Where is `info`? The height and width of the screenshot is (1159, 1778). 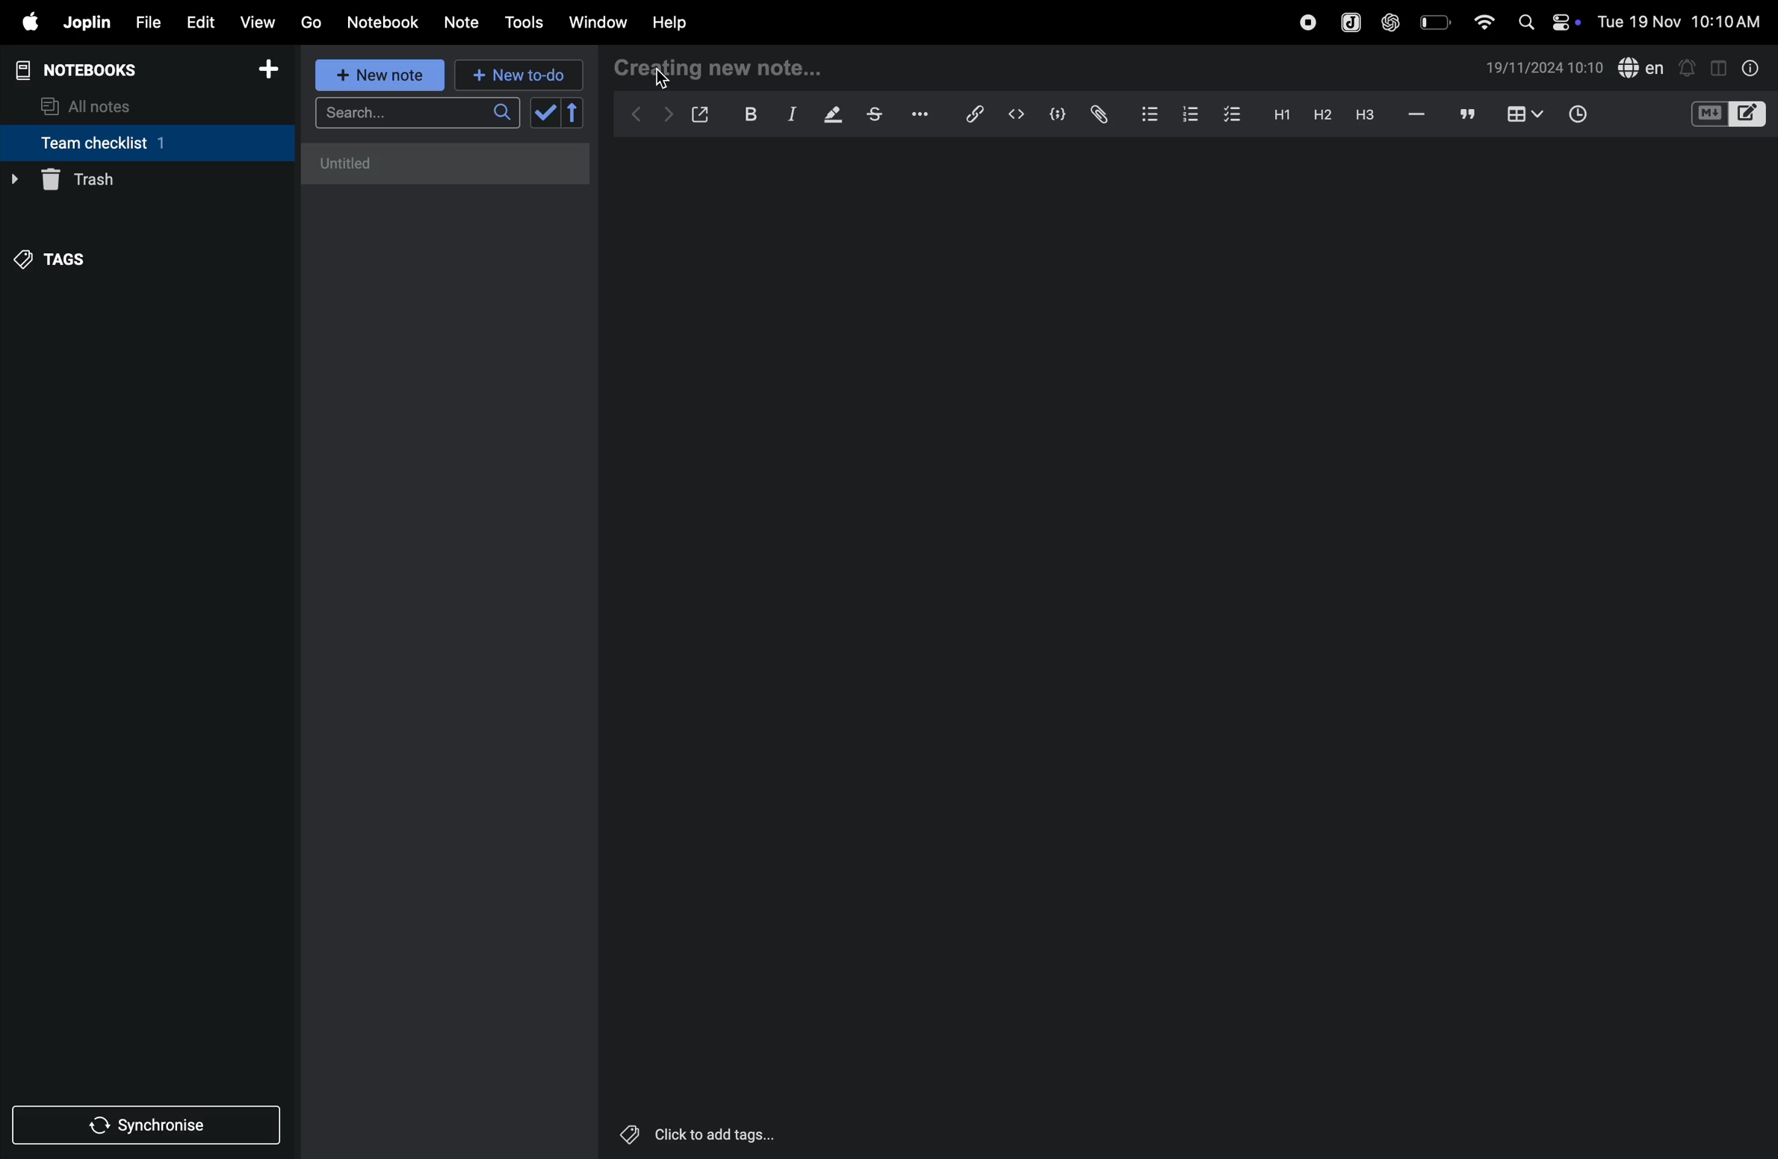
info is located at coordinates (1747, 67).